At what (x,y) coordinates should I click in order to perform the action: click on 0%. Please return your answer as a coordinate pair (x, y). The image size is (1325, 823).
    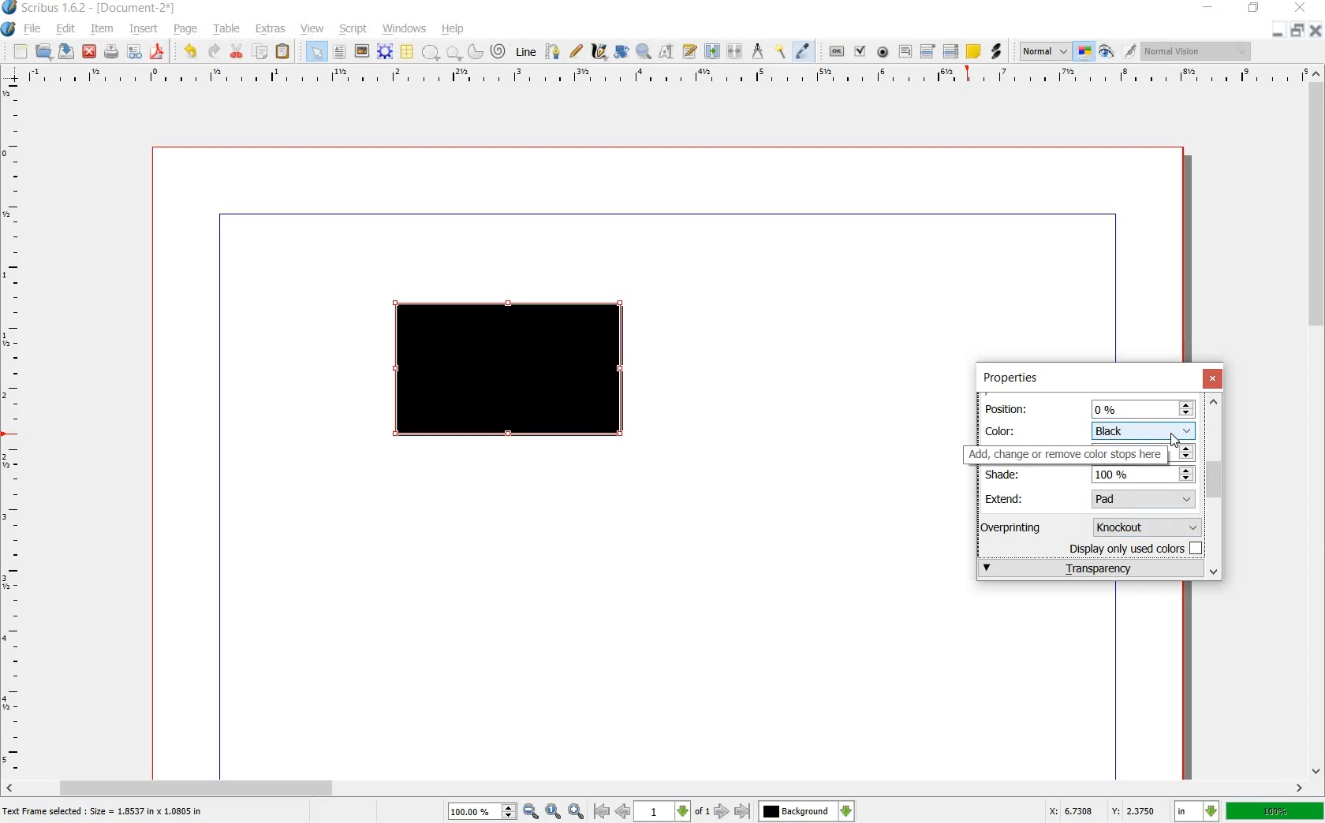
    Looking at the image, I should click on (1144, 408).